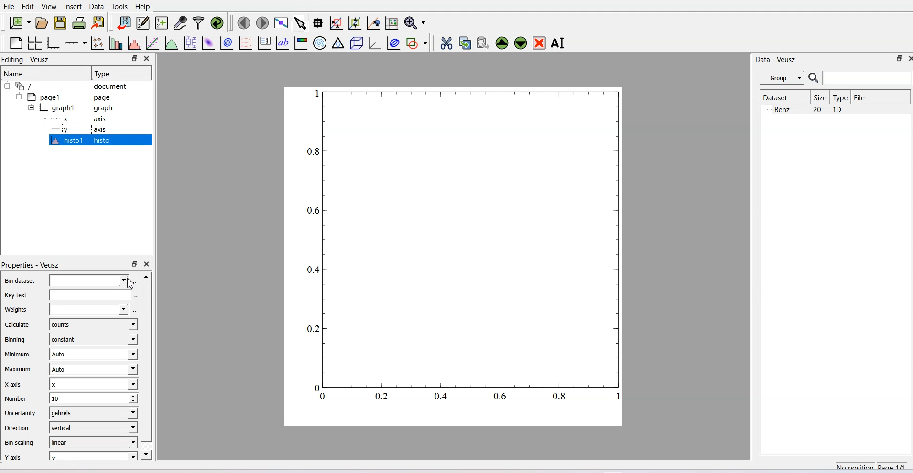  Describe the element at coordinates (81, 119) in the screenshot. I see `X Axis` at that location.